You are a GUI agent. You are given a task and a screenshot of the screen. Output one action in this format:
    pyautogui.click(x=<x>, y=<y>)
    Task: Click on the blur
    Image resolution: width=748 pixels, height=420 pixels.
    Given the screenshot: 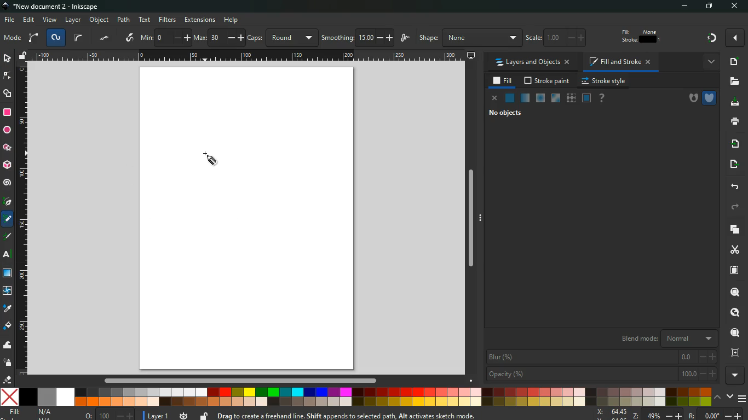 What is the action you would take?
    pyautogui.click(x=601, y=356)
    